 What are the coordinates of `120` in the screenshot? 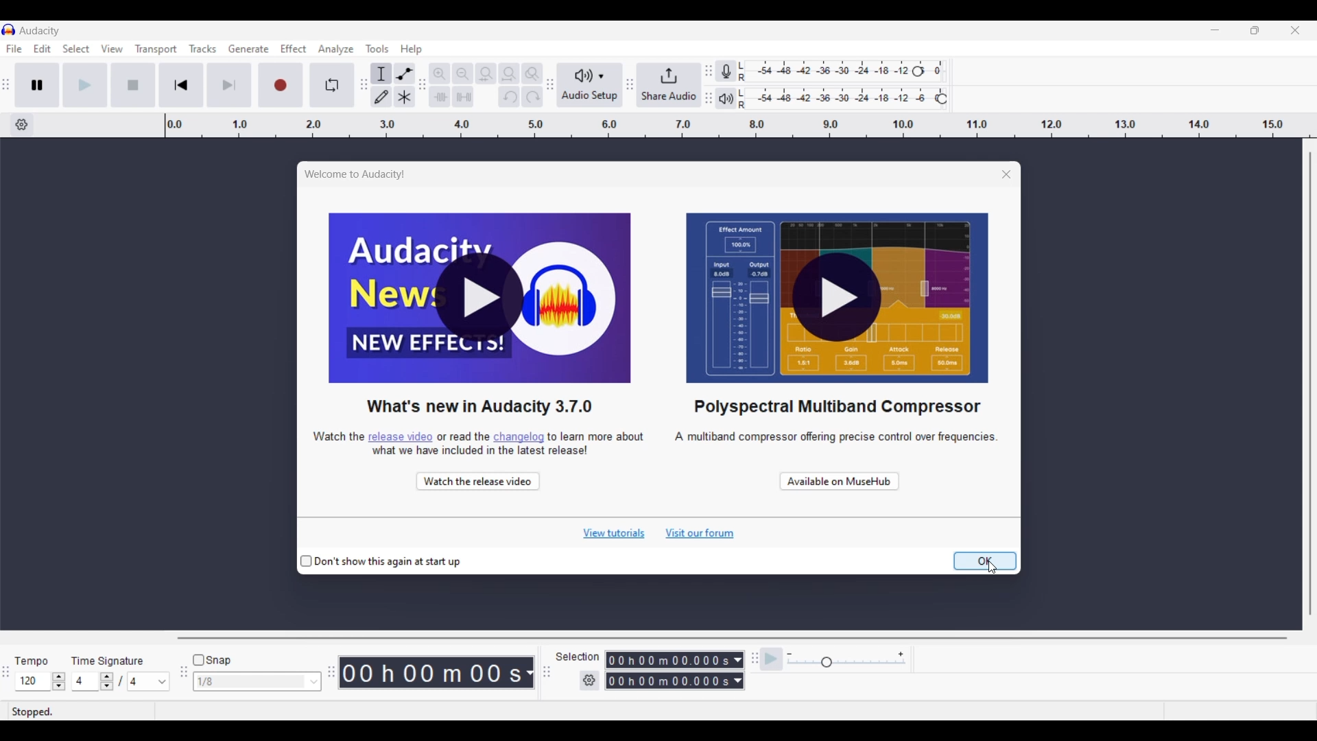 It's located at (33, 682).